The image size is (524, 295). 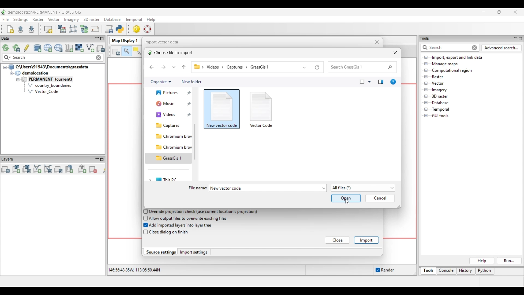 I want to click on Create new project (location) to current GRASS database, so click(x=48, y=48).